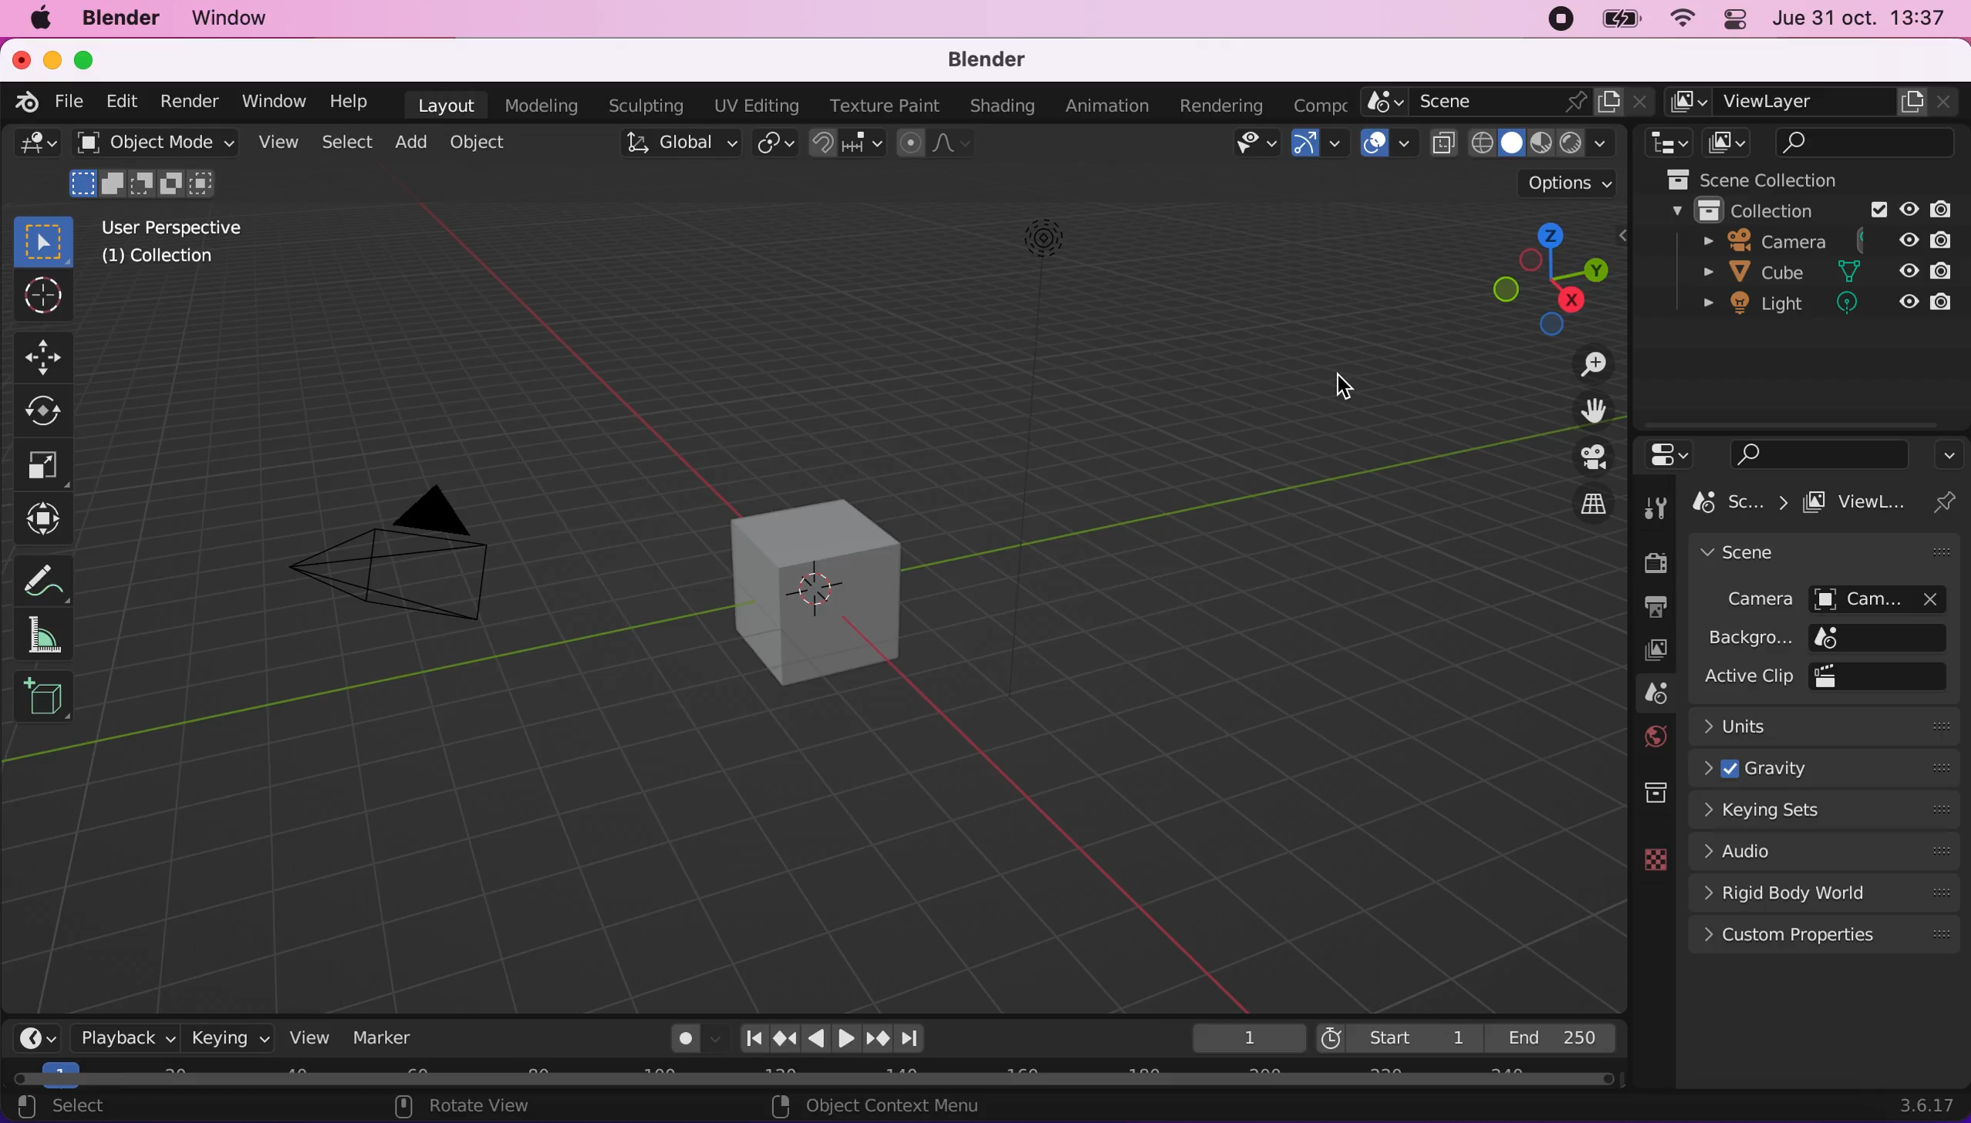 The width and height of the screenshot is (1971, 1123). I want to click on jue 31 oct, 13:37, so click(1865, 19).